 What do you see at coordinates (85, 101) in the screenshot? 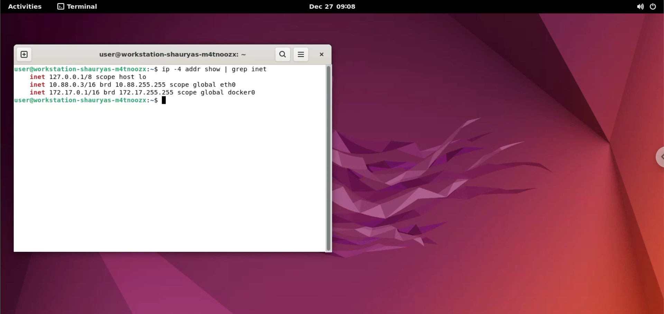
I see `user@workstation-shauryas-m4tnoozx:~$` at bounding box center [85, 101].